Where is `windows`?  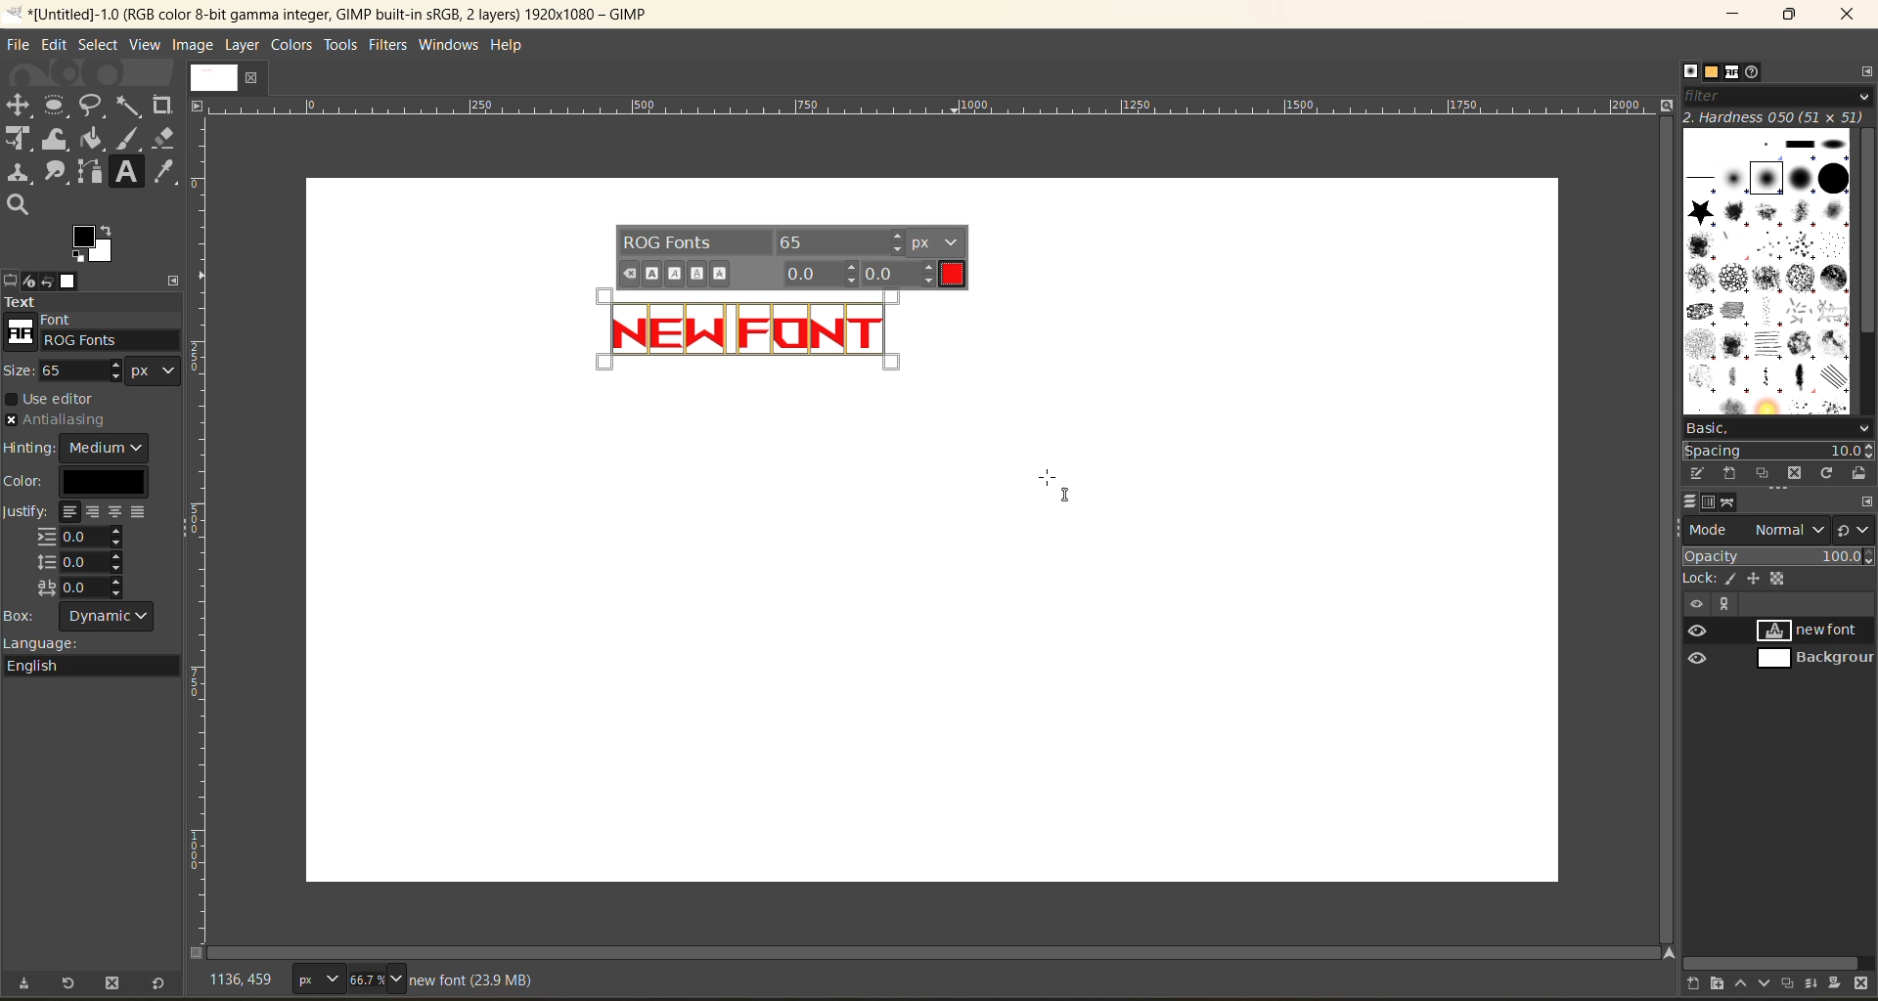
windows is located at coordinates (447, 47).